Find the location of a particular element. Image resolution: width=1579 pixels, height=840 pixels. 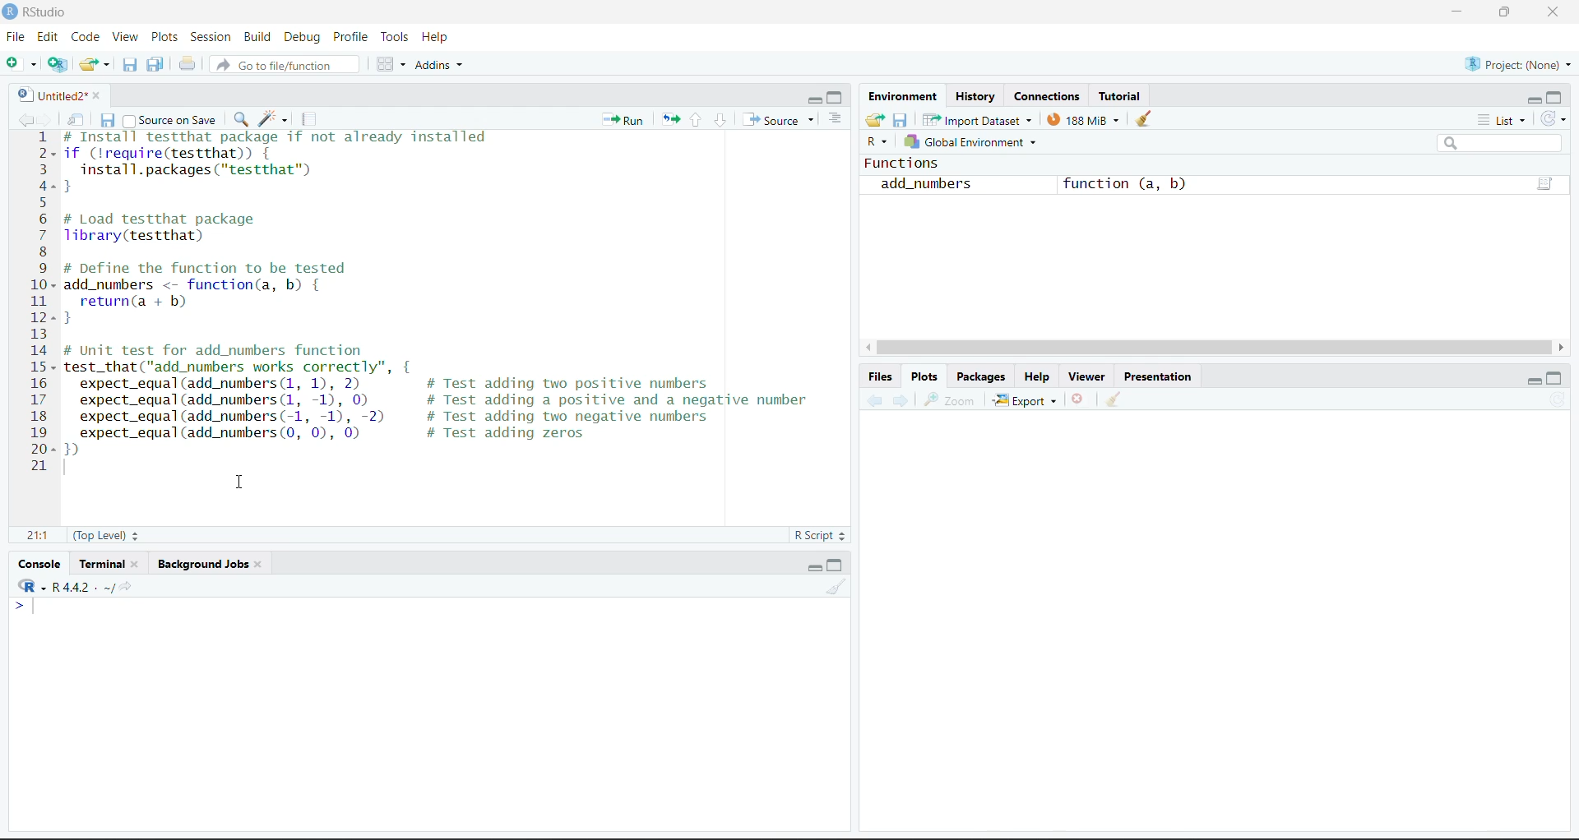

minimize is located at coordinates (1535, 379).